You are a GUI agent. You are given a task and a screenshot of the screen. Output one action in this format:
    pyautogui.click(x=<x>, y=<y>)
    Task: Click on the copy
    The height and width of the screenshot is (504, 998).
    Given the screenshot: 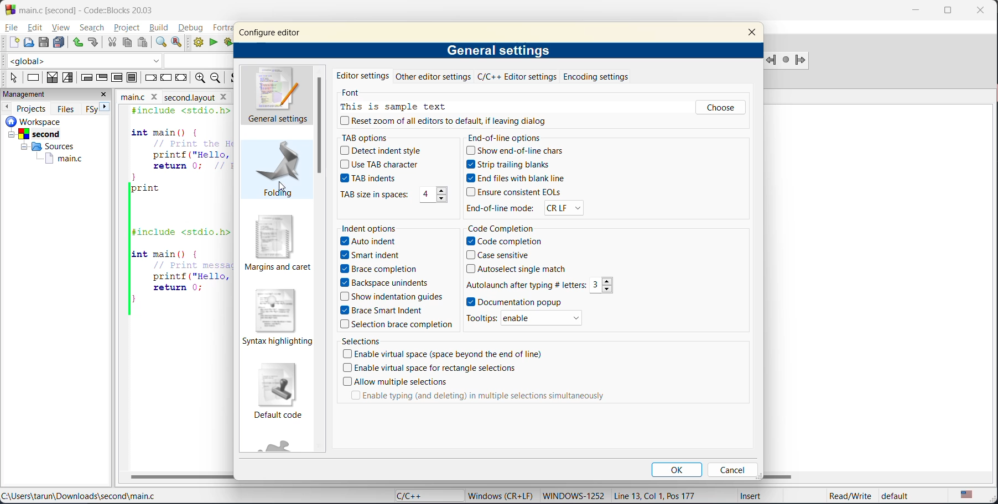 What is the action you would take?
    pyautogui.click(x=128, y=43)
    